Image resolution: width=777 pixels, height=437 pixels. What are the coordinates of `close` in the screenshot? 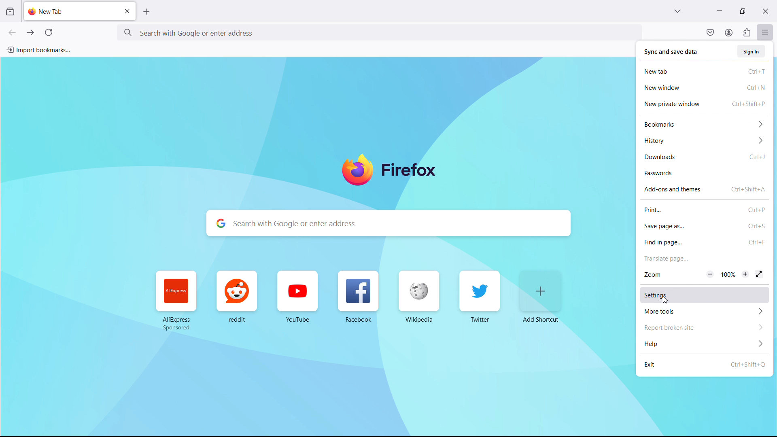 It's located at (765, 10).